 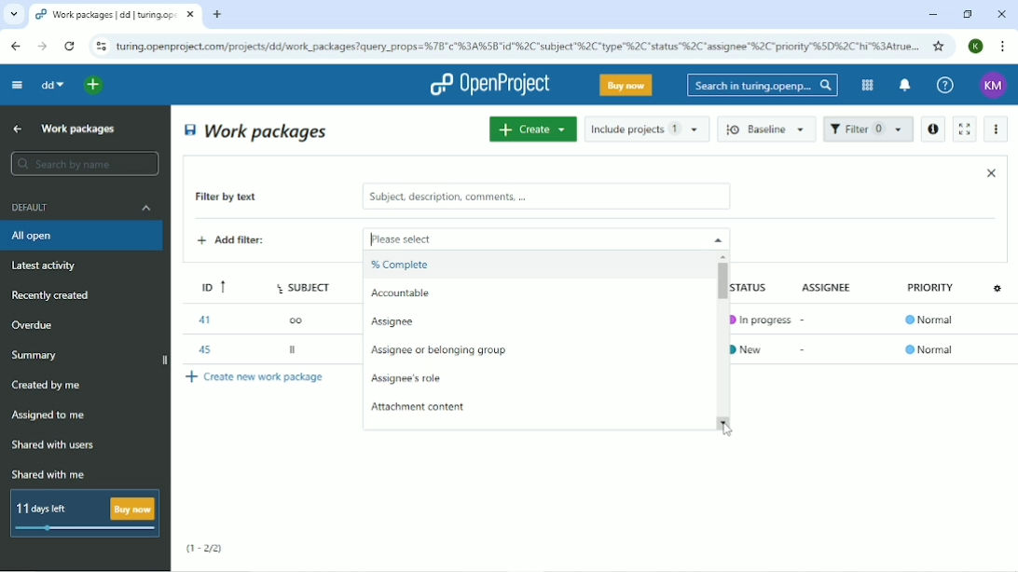 What do you see at coordinates (932, 129) in the screenshot?
I see `Open details view` at bounding box center [932, 129].